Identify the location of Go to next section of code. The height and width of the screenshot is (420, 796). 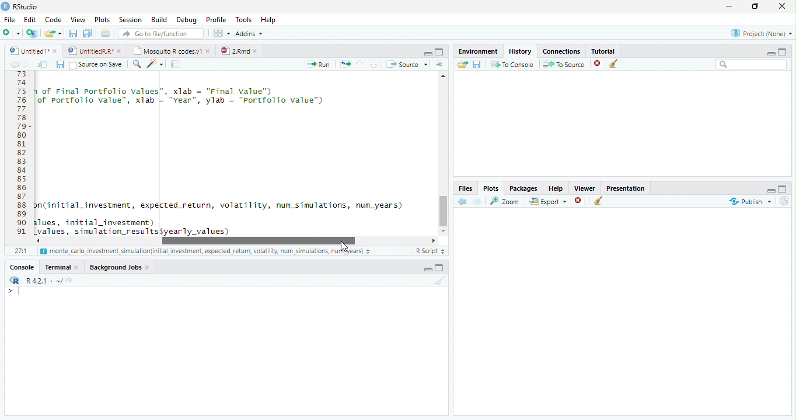
(375, 65).